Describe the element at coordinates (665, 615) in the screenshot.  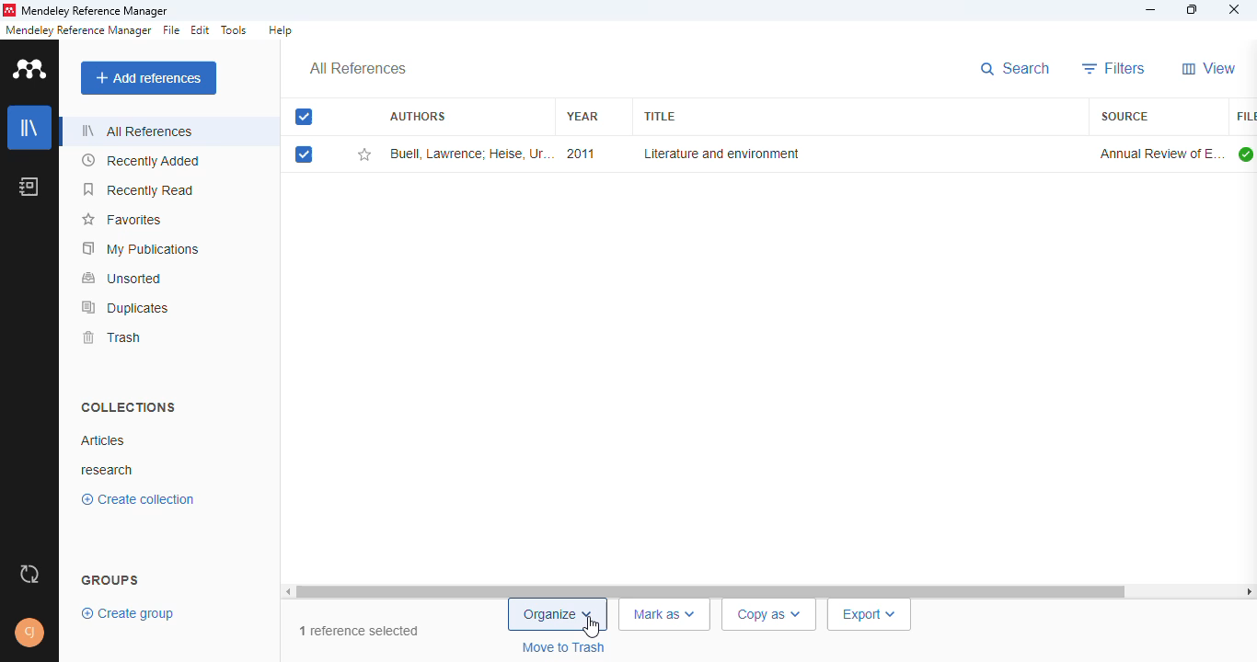
I see `mark as` at that location.